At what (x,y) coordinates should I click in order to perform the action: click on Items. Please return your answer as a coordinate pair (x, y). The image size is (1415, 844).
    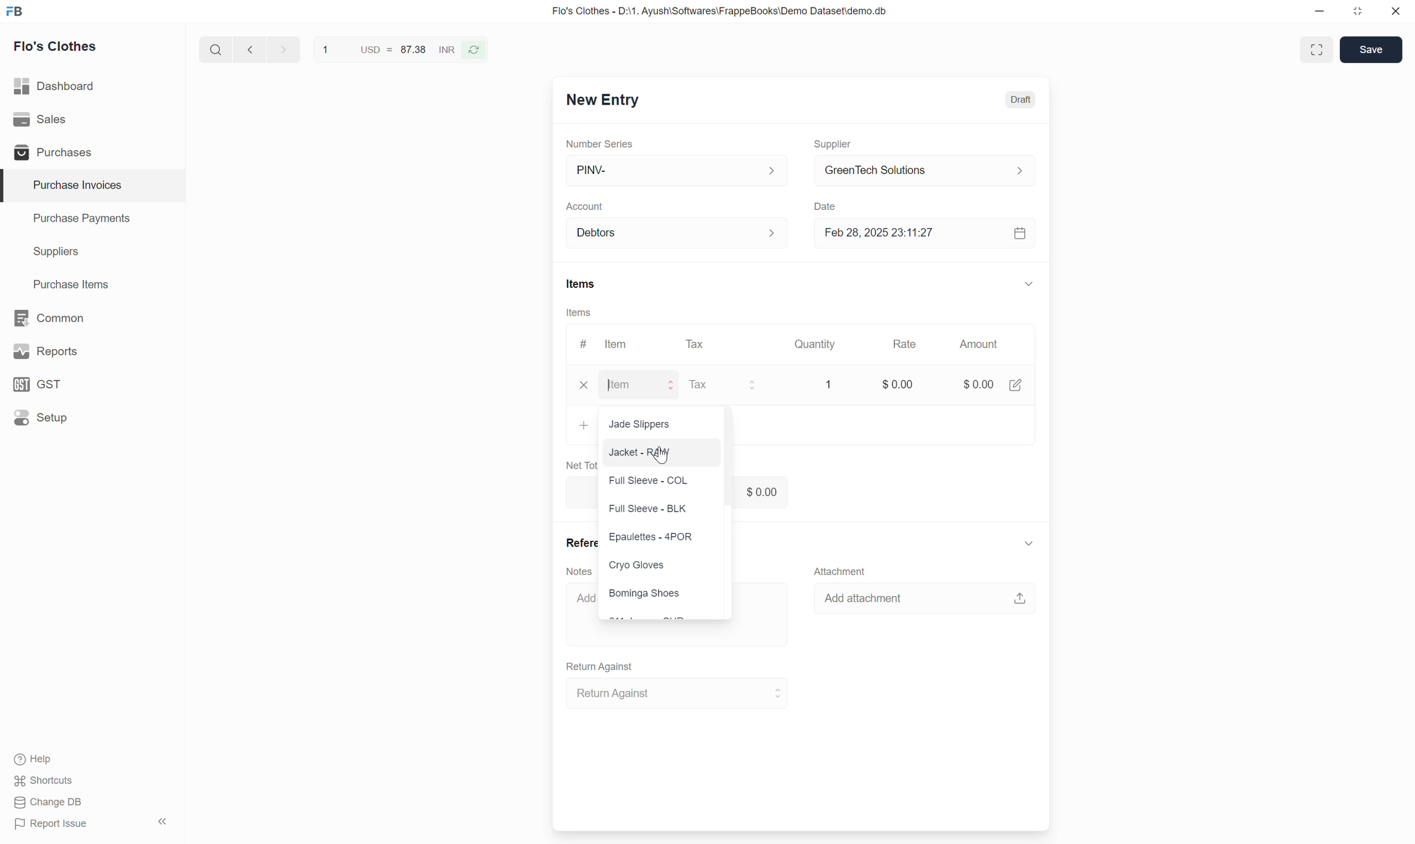
    Looking at the image, I should click on (579, 312).